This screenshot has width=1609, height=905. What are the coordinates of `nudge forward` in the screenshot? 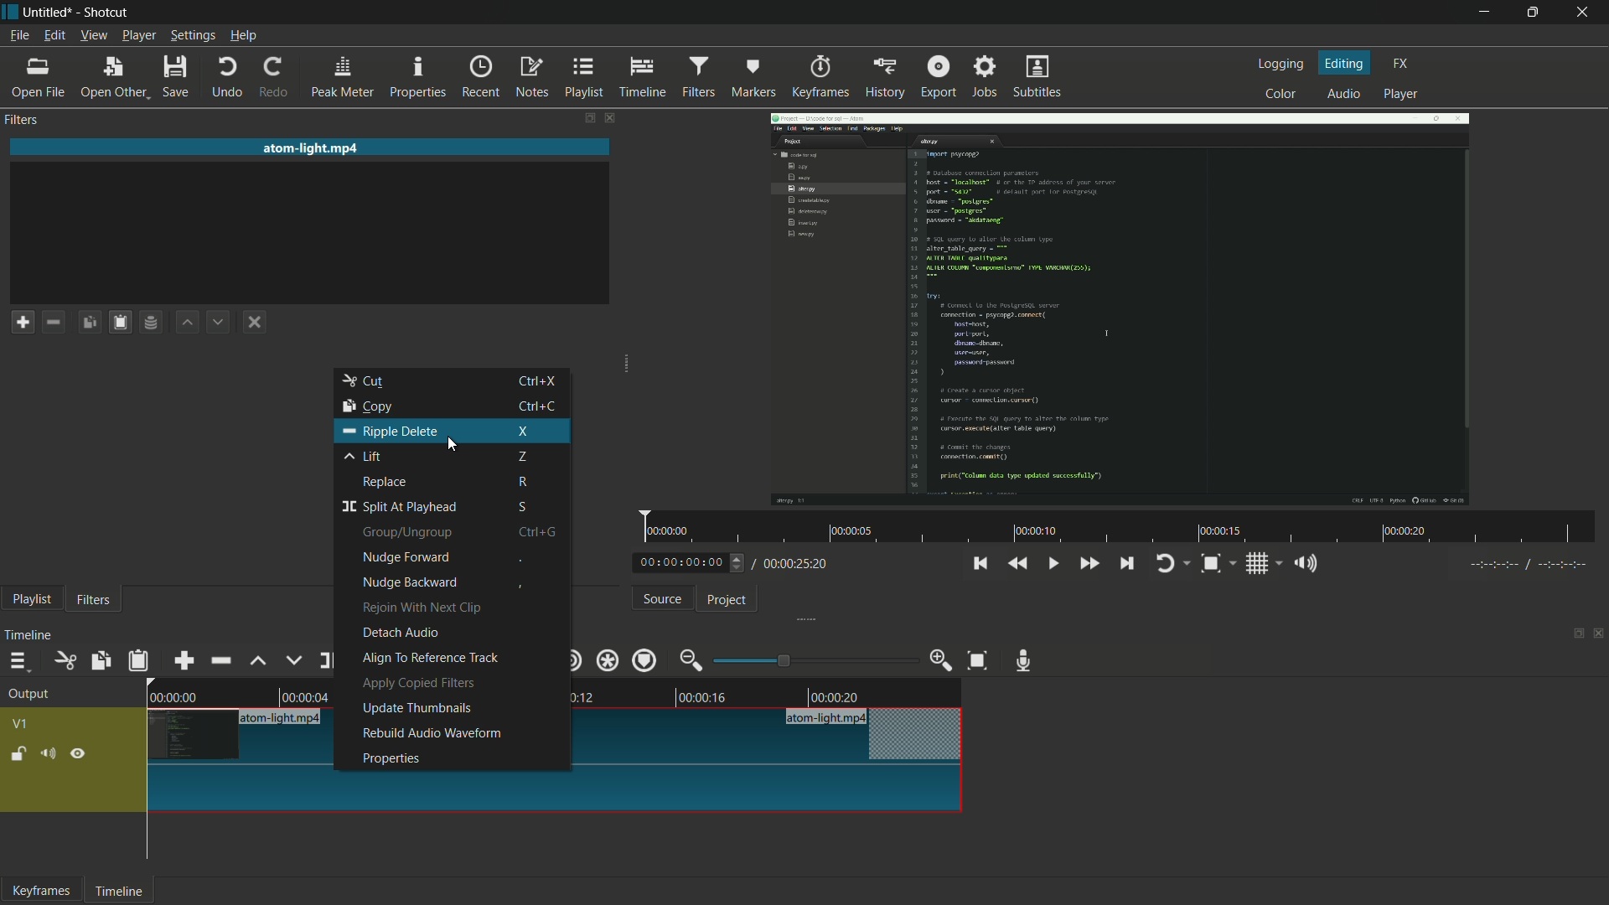 It's located at (455, 559).